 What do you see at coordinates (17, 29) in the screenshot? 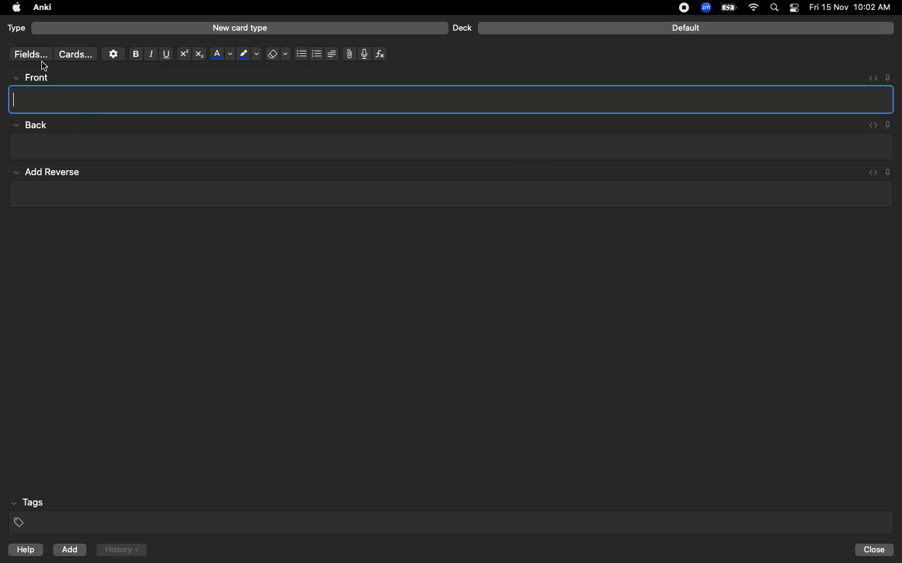
I see `Type` at bounding box center [17, 29].